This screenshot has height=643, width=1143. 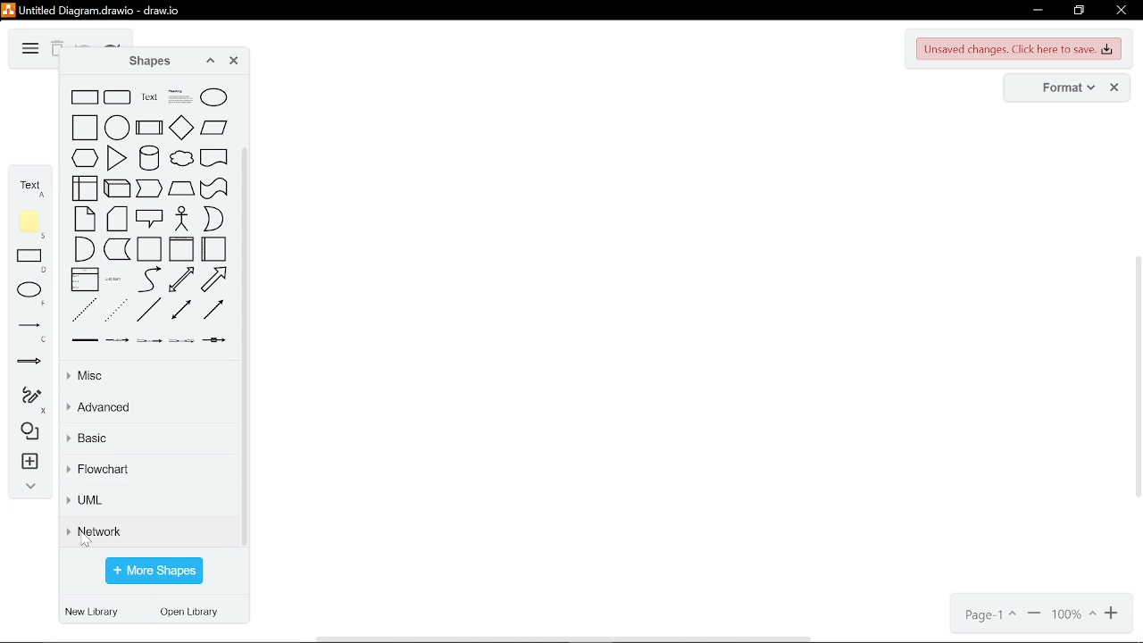 I want to click on open library, so click(x=194, y=614).